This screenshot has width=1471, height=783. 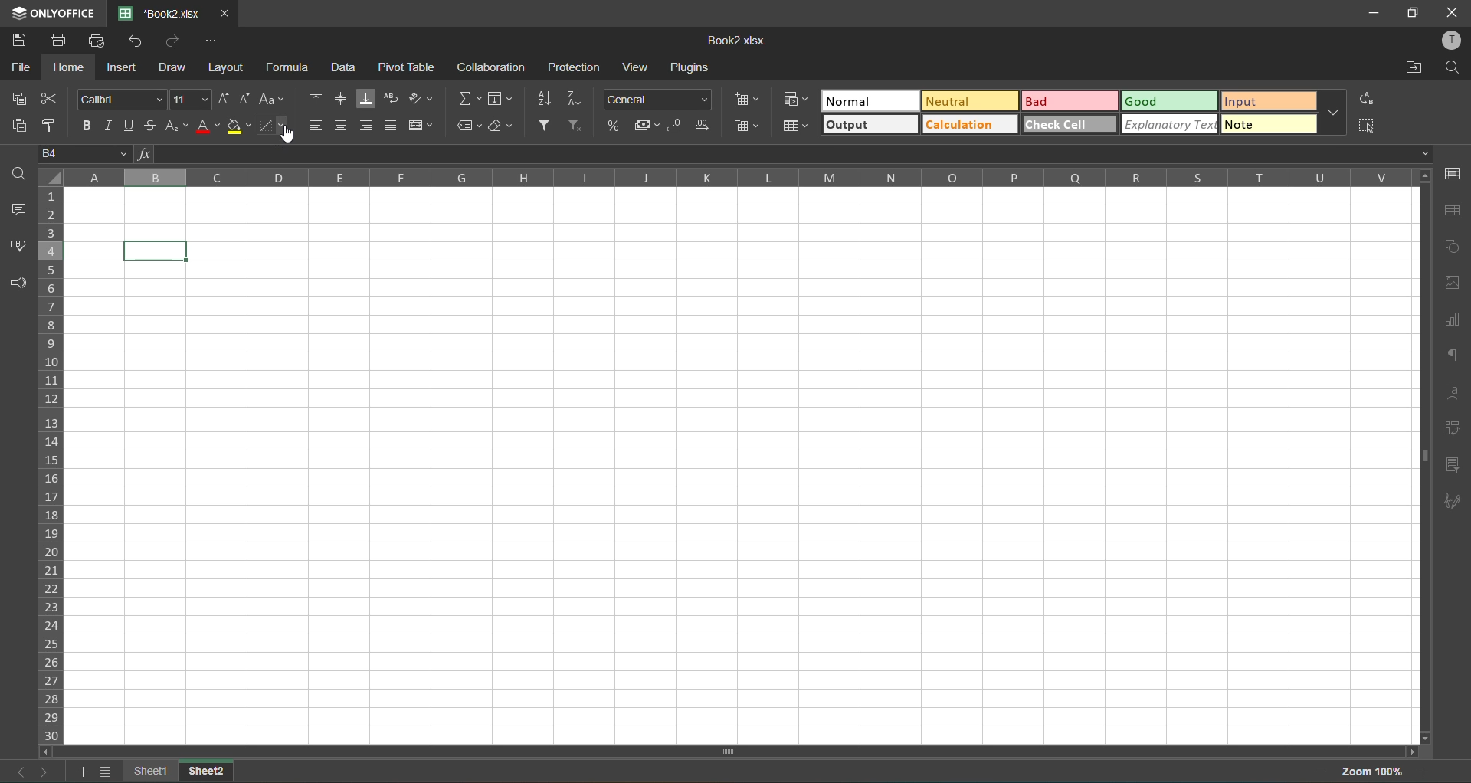 What do you see at coordinates (110, 126) in the screenshot?
I see `italic` at bounding box center [110, 126].